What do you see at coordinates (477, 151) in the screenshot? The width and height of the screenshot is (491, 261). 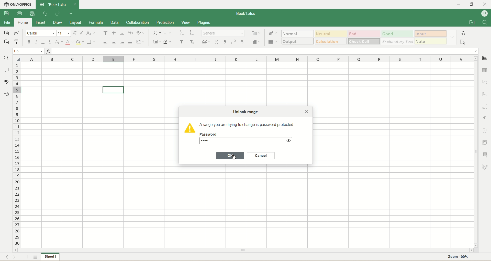 I see `vertical scroll bar` at bounding box center [477, 151].